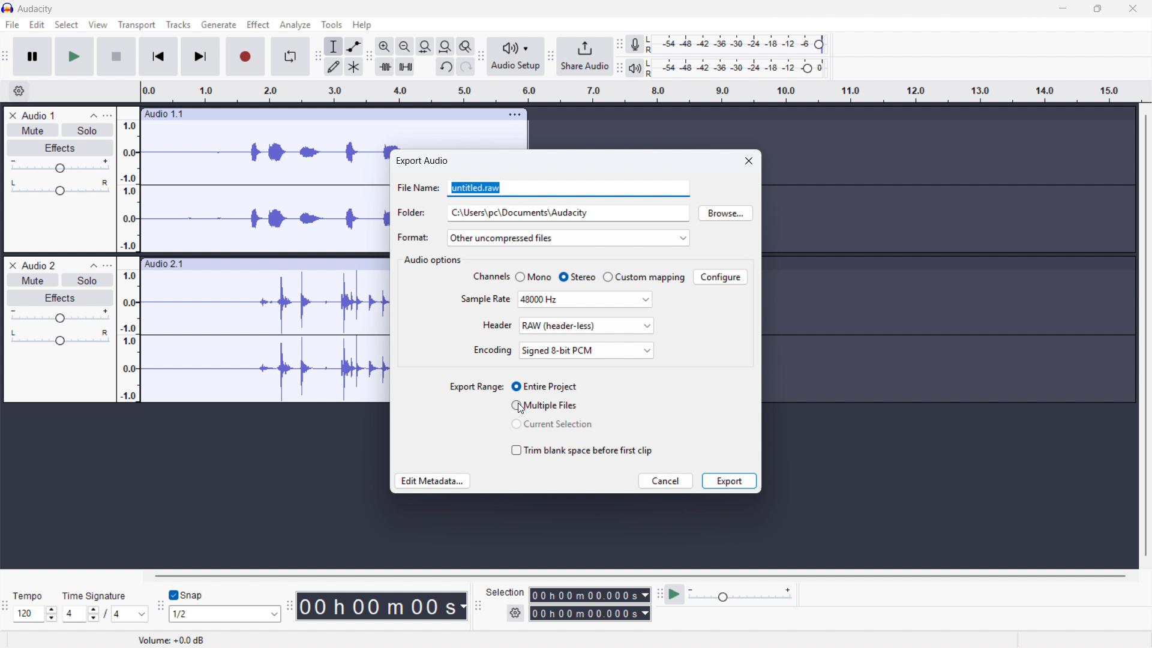 This screenshot has height=648, width=1152. What do you see at coordinates (544, 386) in the screenshot?
I see `Export range entire project` at bounding box center [544, 386].